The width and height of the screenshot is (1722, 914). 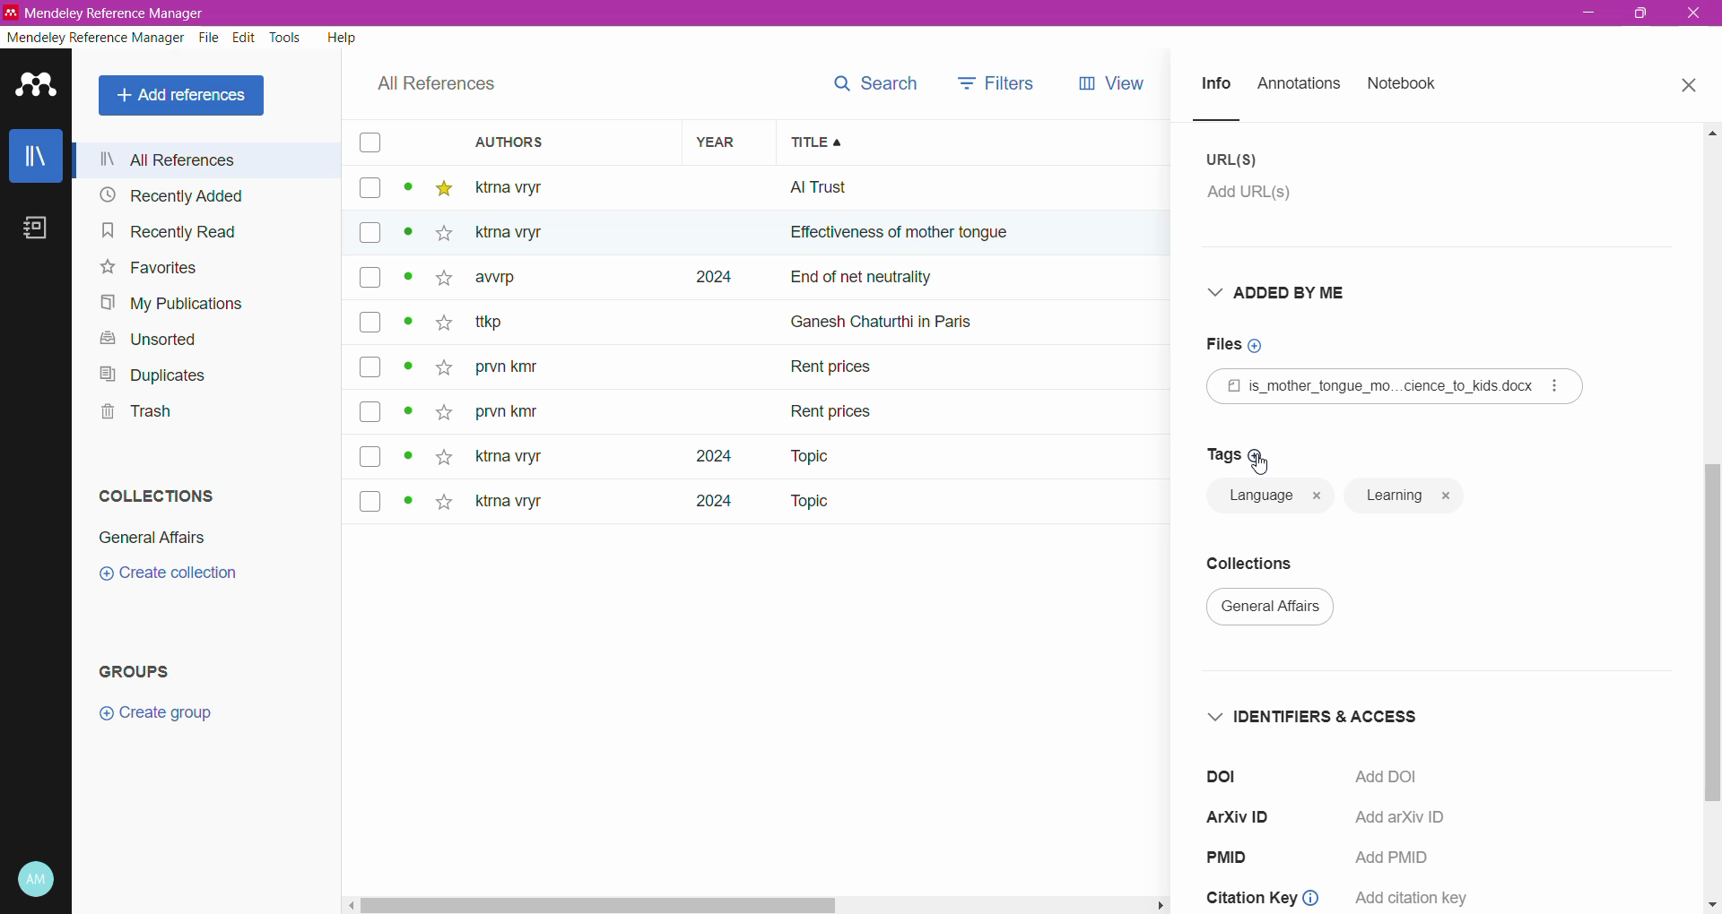 What do you see at coordinates (1636, 20) in the screenshot?
I see `maximize` at bounding box center [1636, 20].